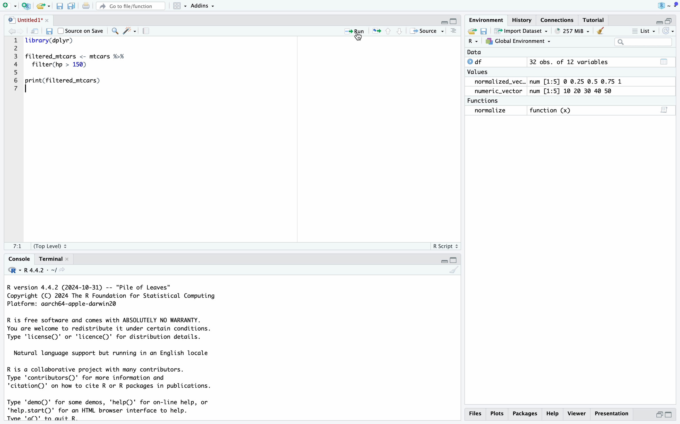  What do you see at coordinates (148, 31) in the screenshot?
I see `Compile Report` at bounding box center [148, 31].